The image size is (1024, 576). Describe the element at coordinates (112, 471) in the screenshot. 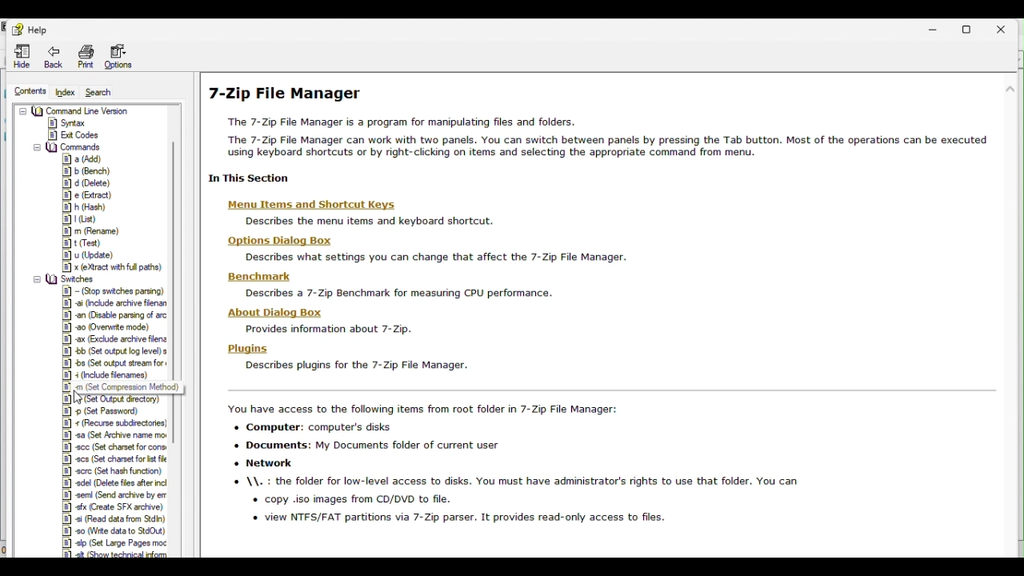

I see `scrc` at that location.